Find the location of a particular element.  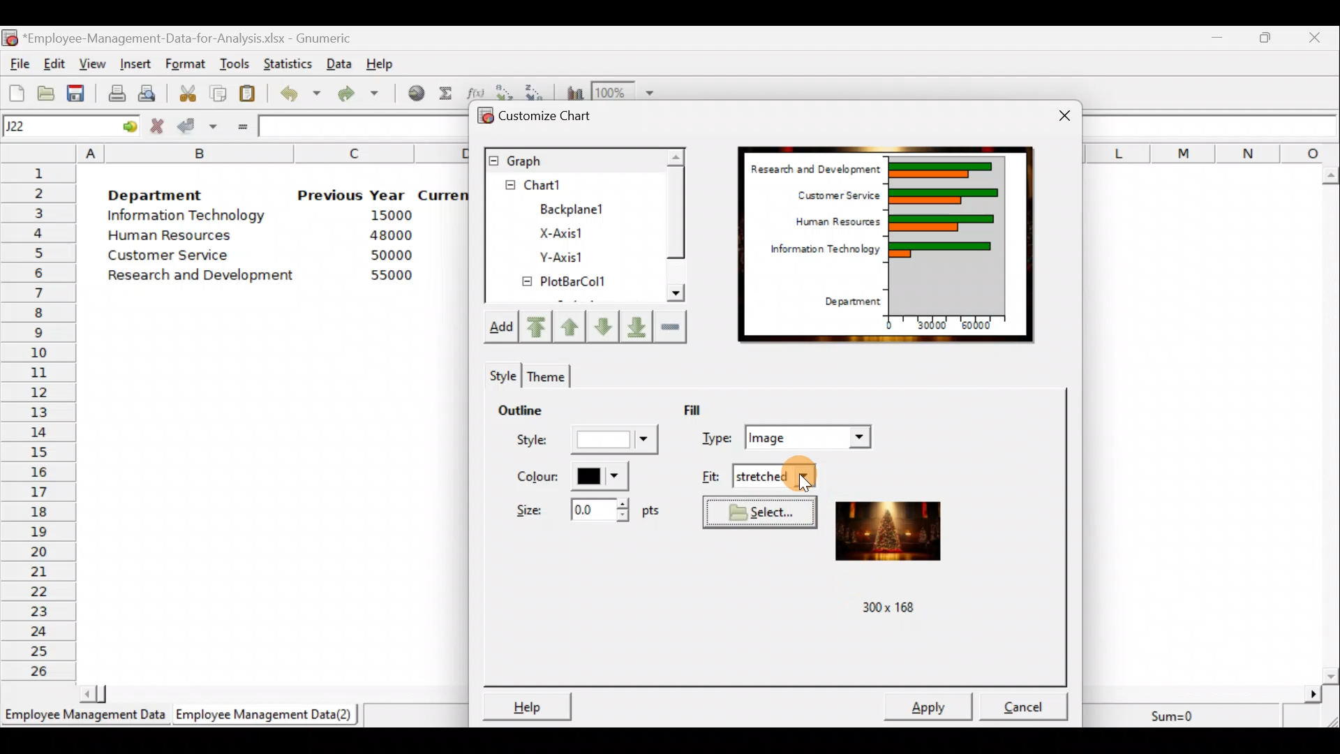

Scroll bar is located at coordinates (1332, 420).